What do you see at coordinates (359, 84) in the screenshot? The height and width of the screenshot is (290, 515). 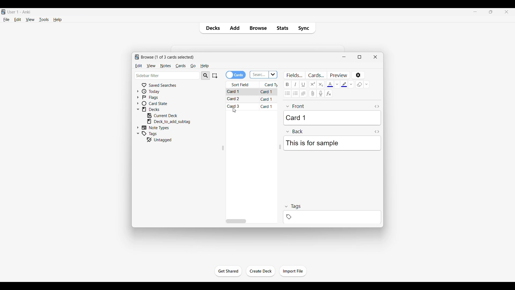 I see `eraser` at bounding box center [359, 84].